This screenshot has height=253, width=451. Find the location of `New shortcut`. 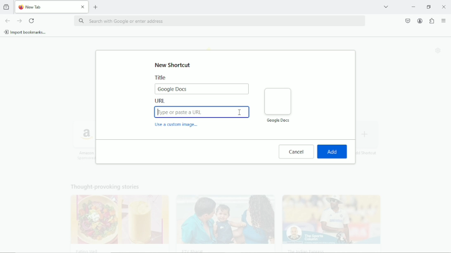

New shortcut is located at coordinates (174, 65).